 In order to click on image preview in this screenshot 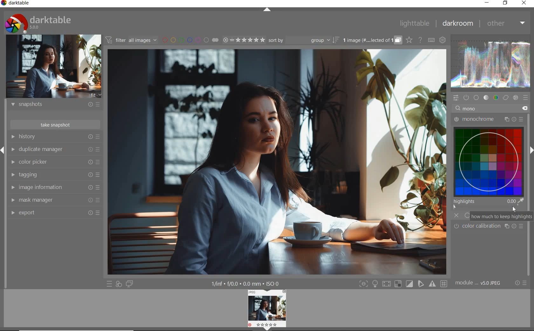, I will do `click(53, 66)`.